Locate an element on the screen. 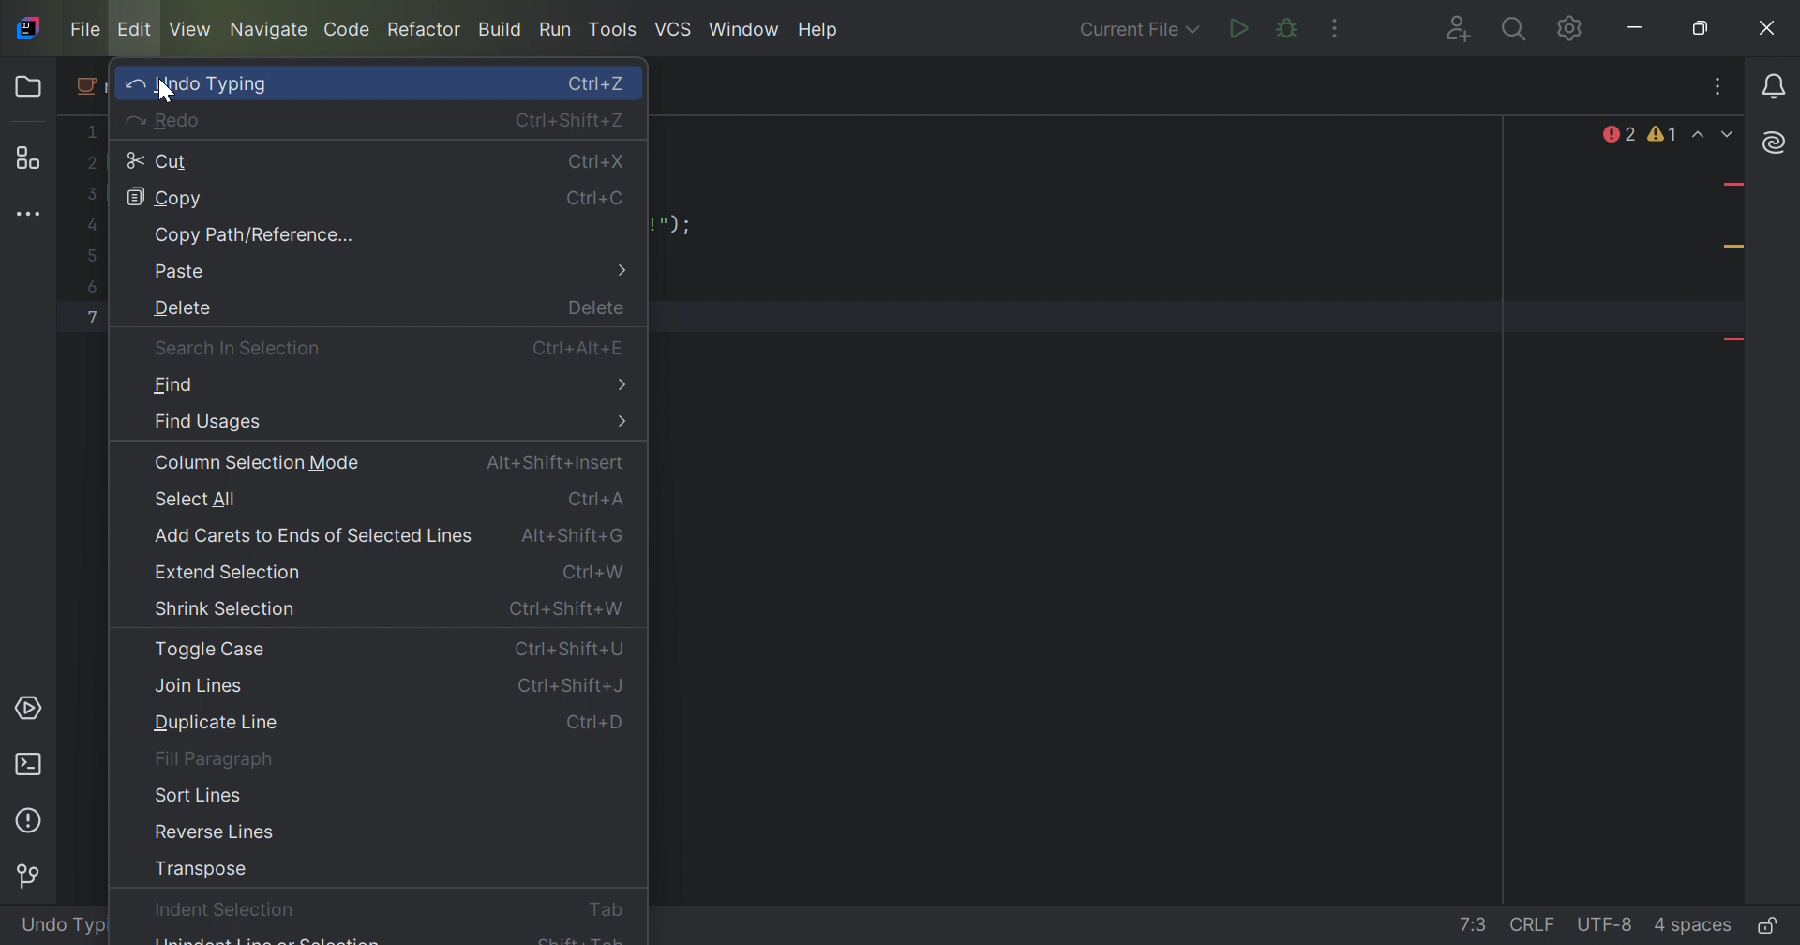 This screenshot has height=945, width=1800. 4 is located at coordinates (89, 233).